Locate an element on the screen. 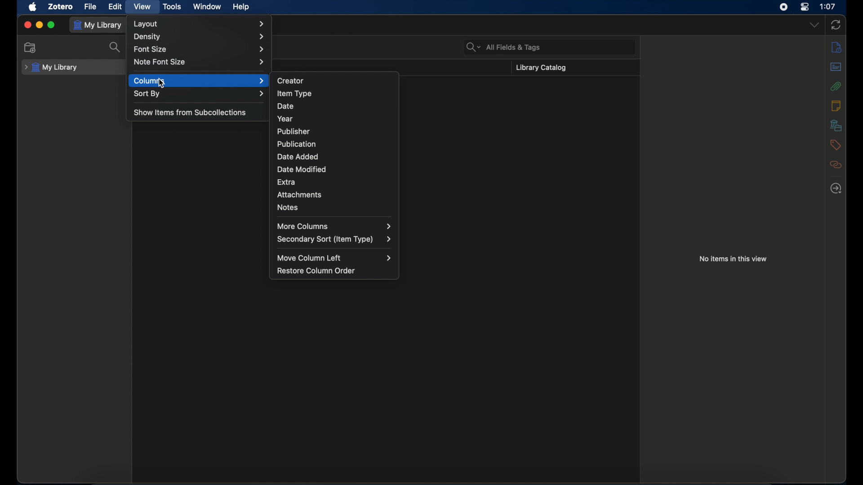  window is located at coordinates (207, 7).